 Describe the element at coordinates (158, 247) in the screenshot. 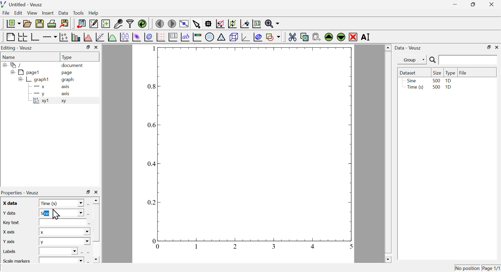

I see `0` at that location.